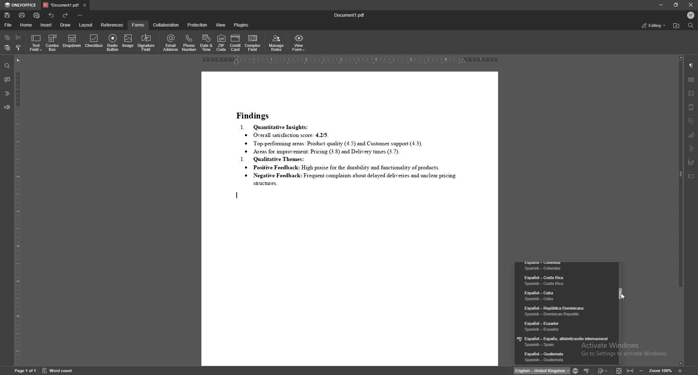 Image resolution: width=698 pixels, height=375 pixels. Describe the element at coordinates (222, 43) in the screenshot. I see `zip code` at that location.